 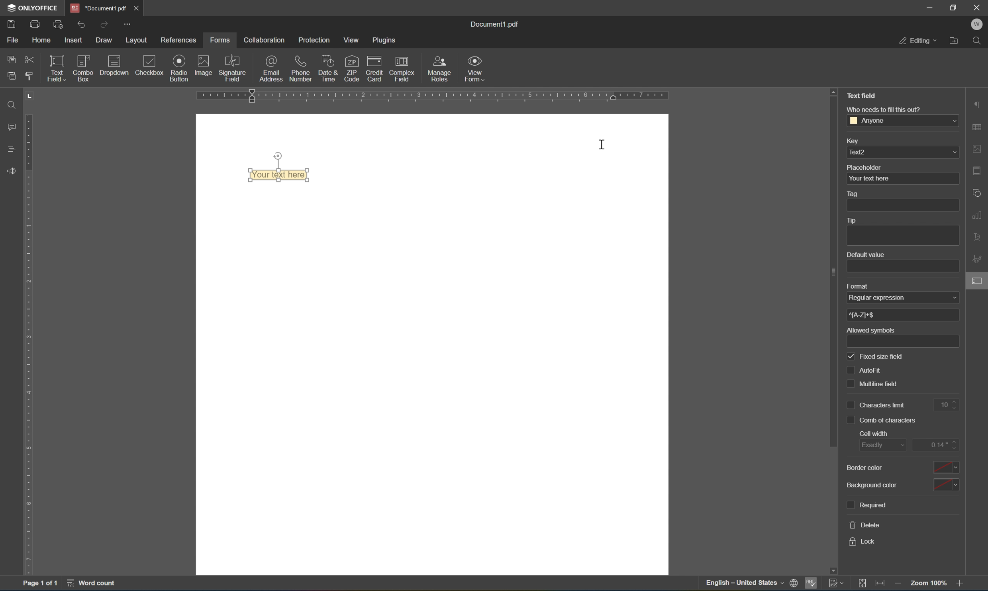 I want to click on references, so click(x=180, y=40).